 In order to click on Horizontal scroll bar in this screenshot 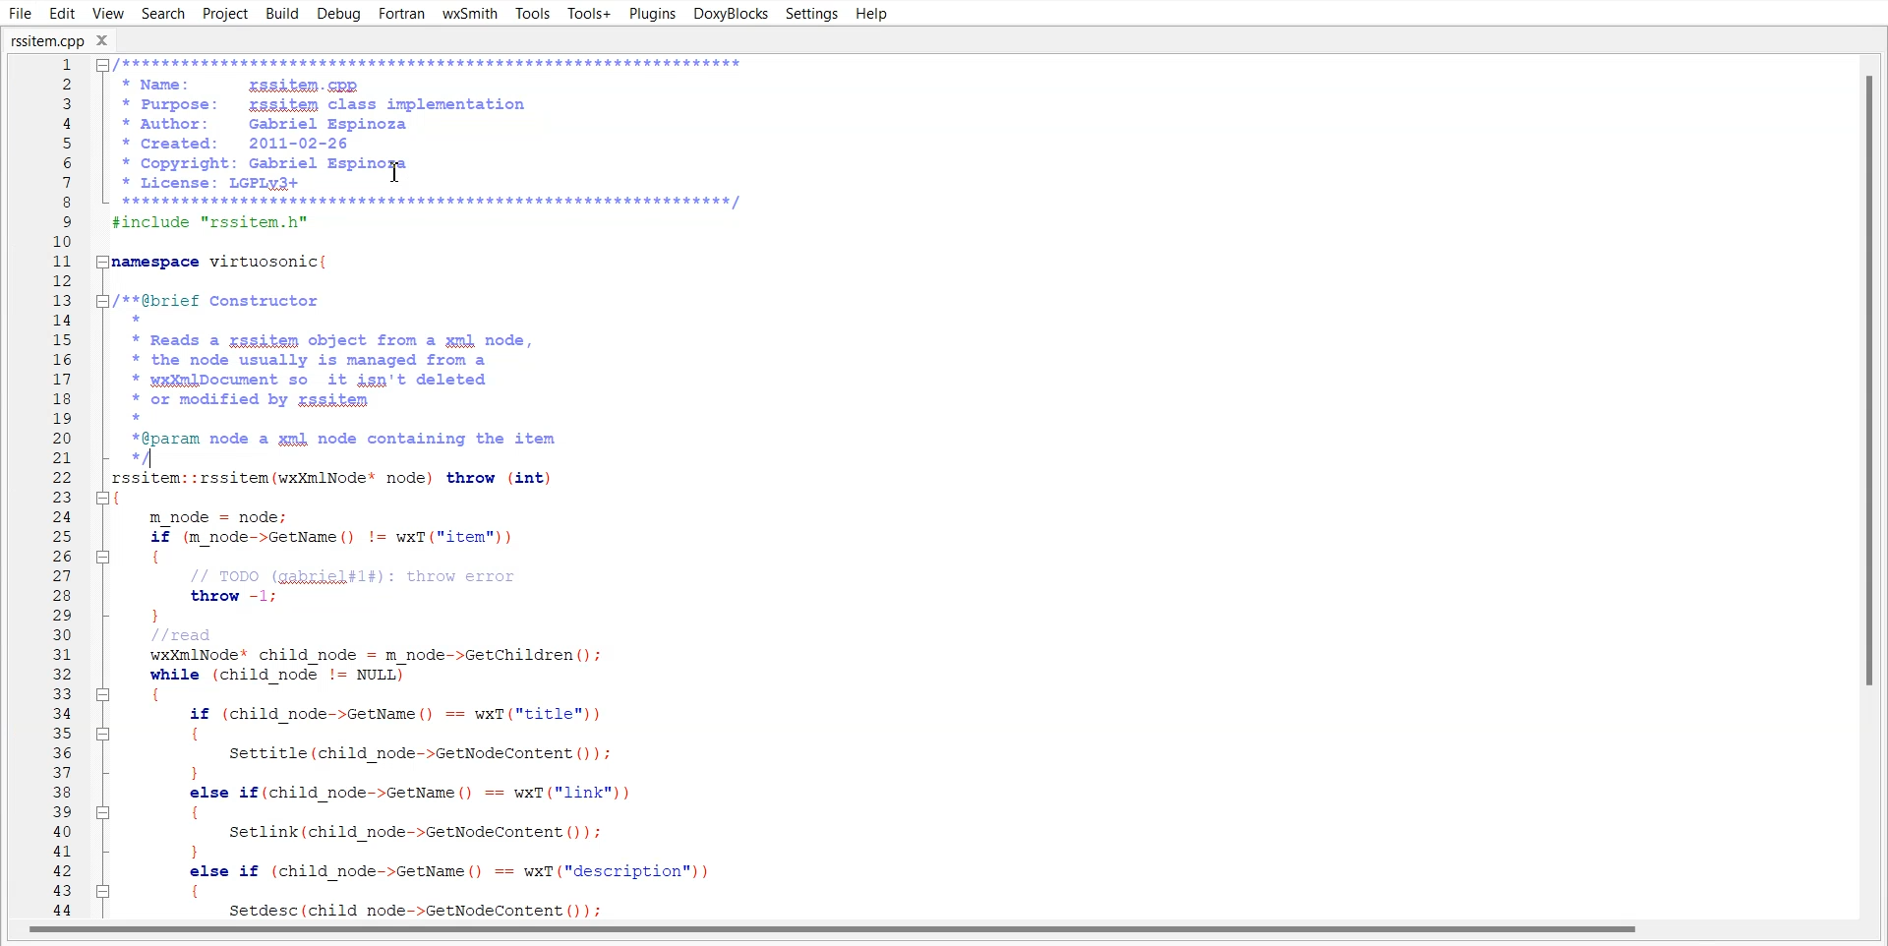, I will do `click(944, 934)`.